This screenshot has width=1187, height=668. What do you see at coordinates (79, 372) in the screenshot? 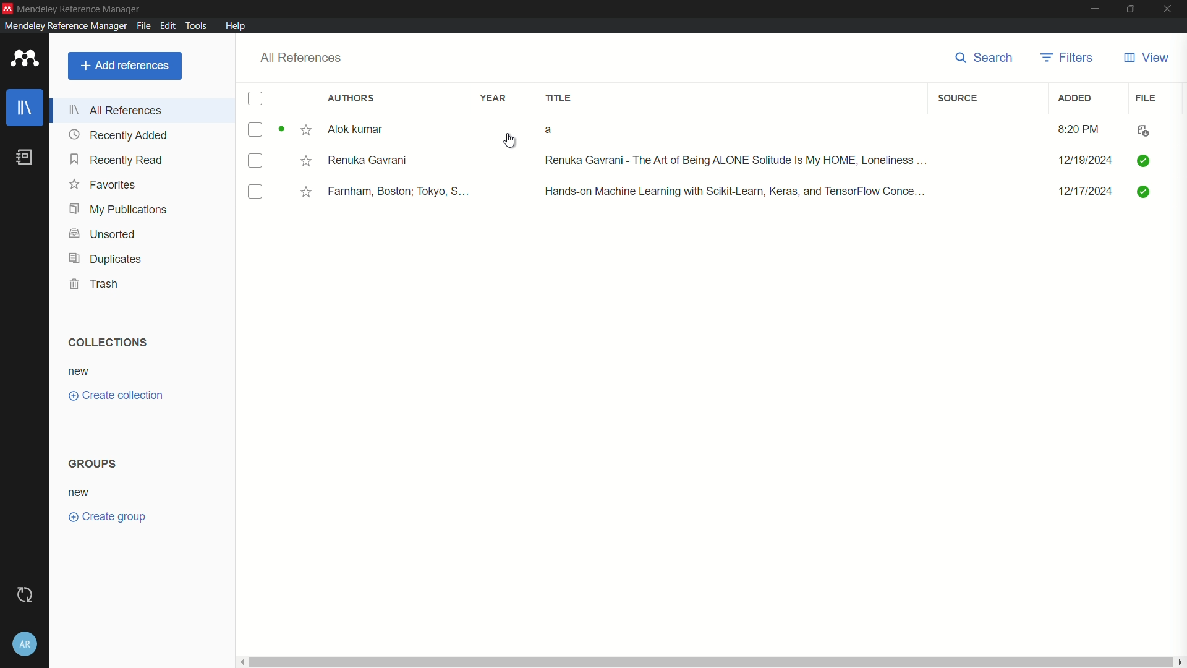
I see `new` at bounding box center [79, 372].